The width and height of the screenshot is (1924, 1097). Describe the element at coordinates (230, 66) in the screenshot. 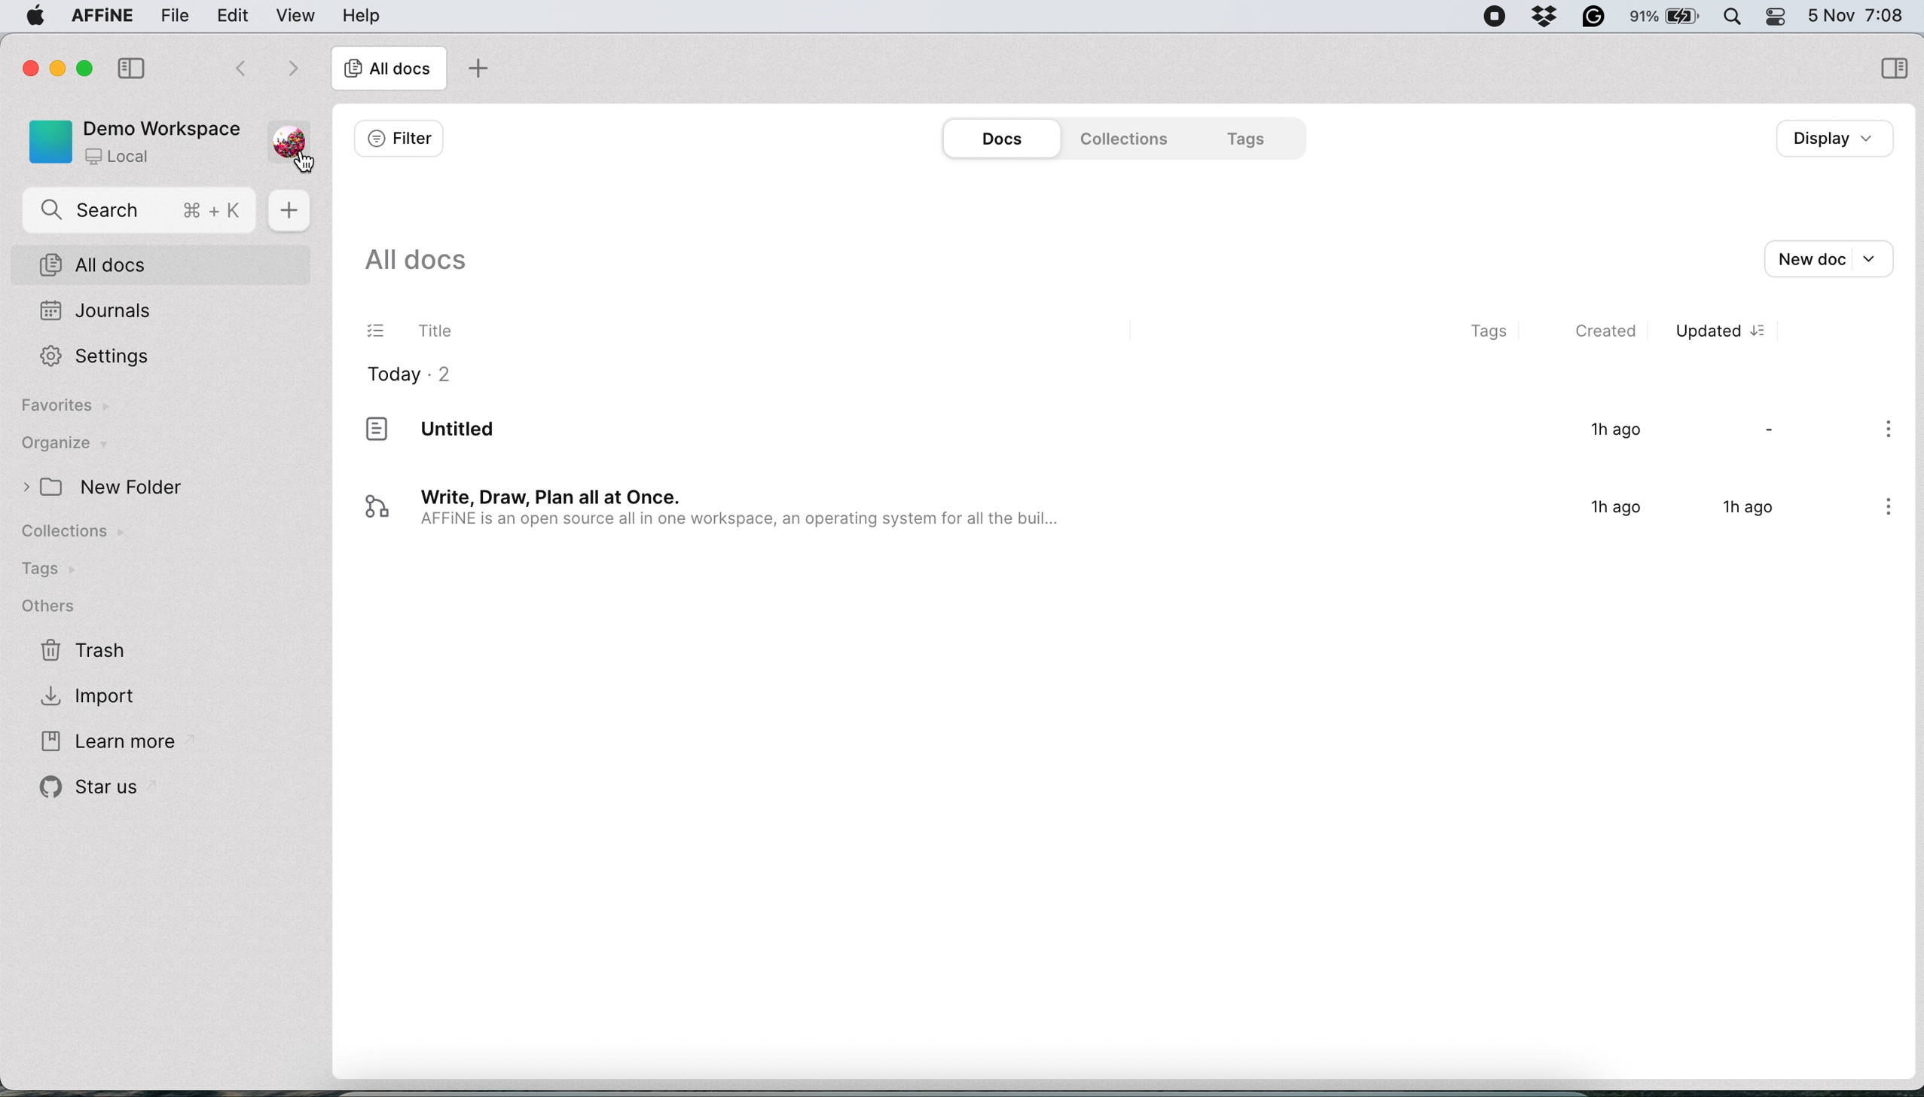

I see `switch tabs` at that location.